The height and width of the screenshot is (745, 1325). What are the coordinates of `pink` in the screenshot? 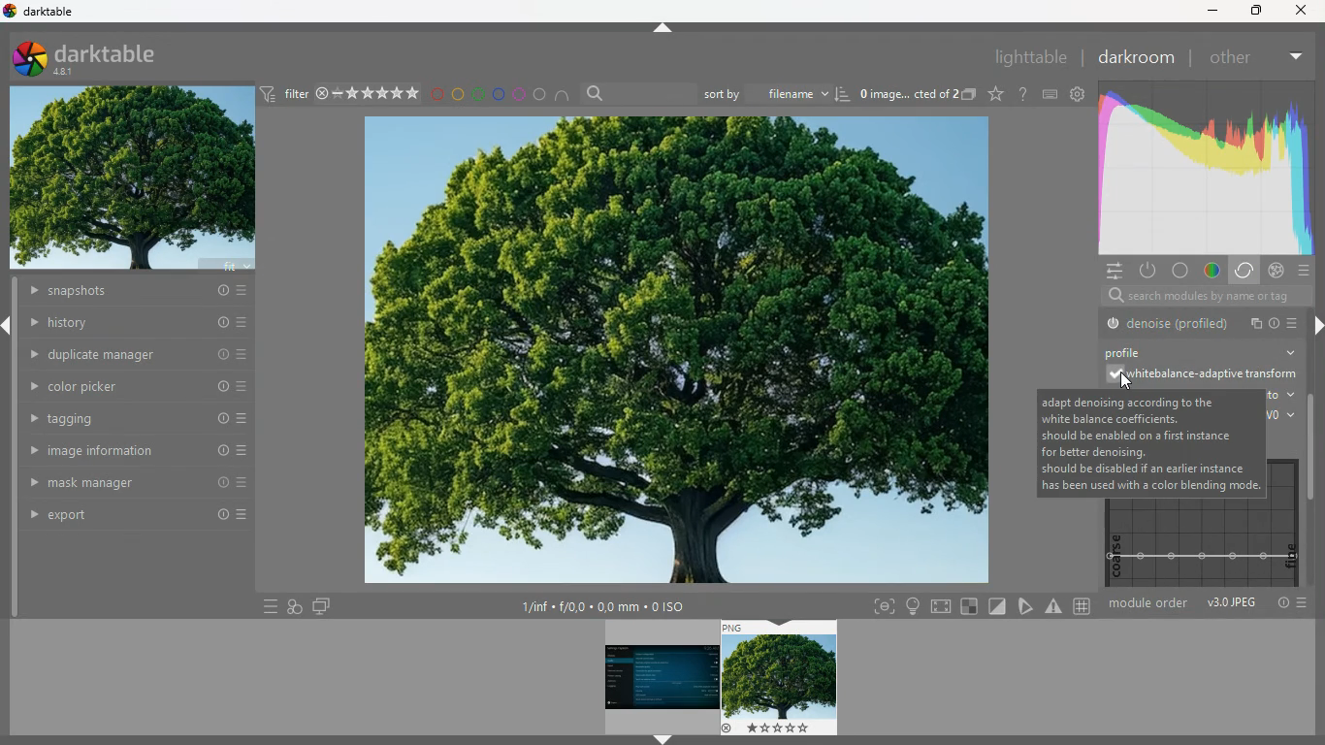 It's located at (519, 94).